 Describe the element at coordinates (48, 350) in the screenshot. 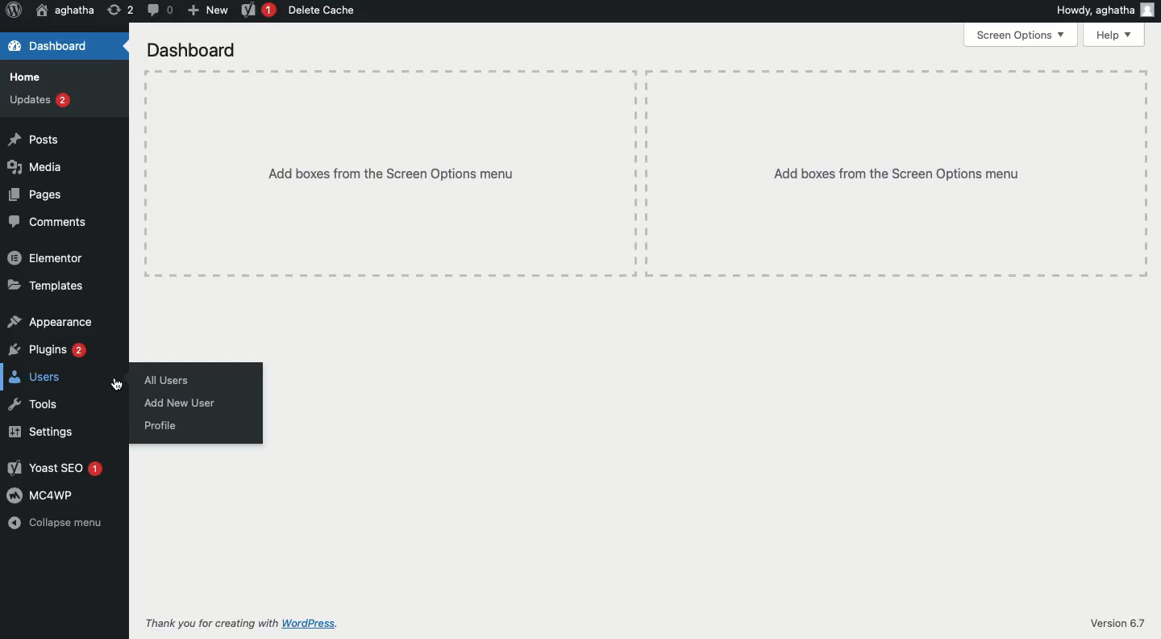

I see `Plugins` at that location.